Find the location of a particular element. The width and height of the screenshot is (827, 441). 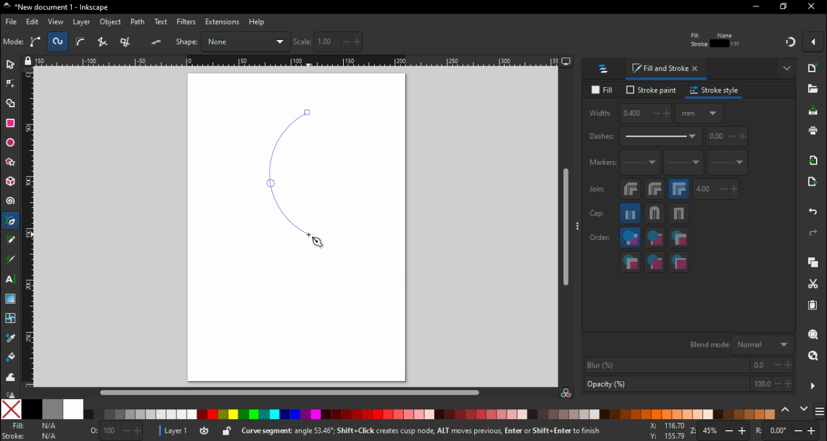

round is located at coordinates (655, 191).